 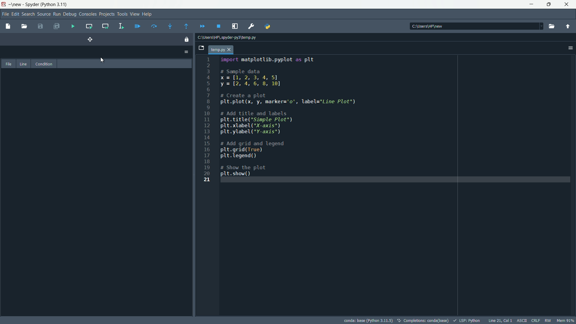 What do you see at coordinates (201, 26) in the screenshot?
I see `continue execution untill next breakdown` at bounding box center [201, 26].